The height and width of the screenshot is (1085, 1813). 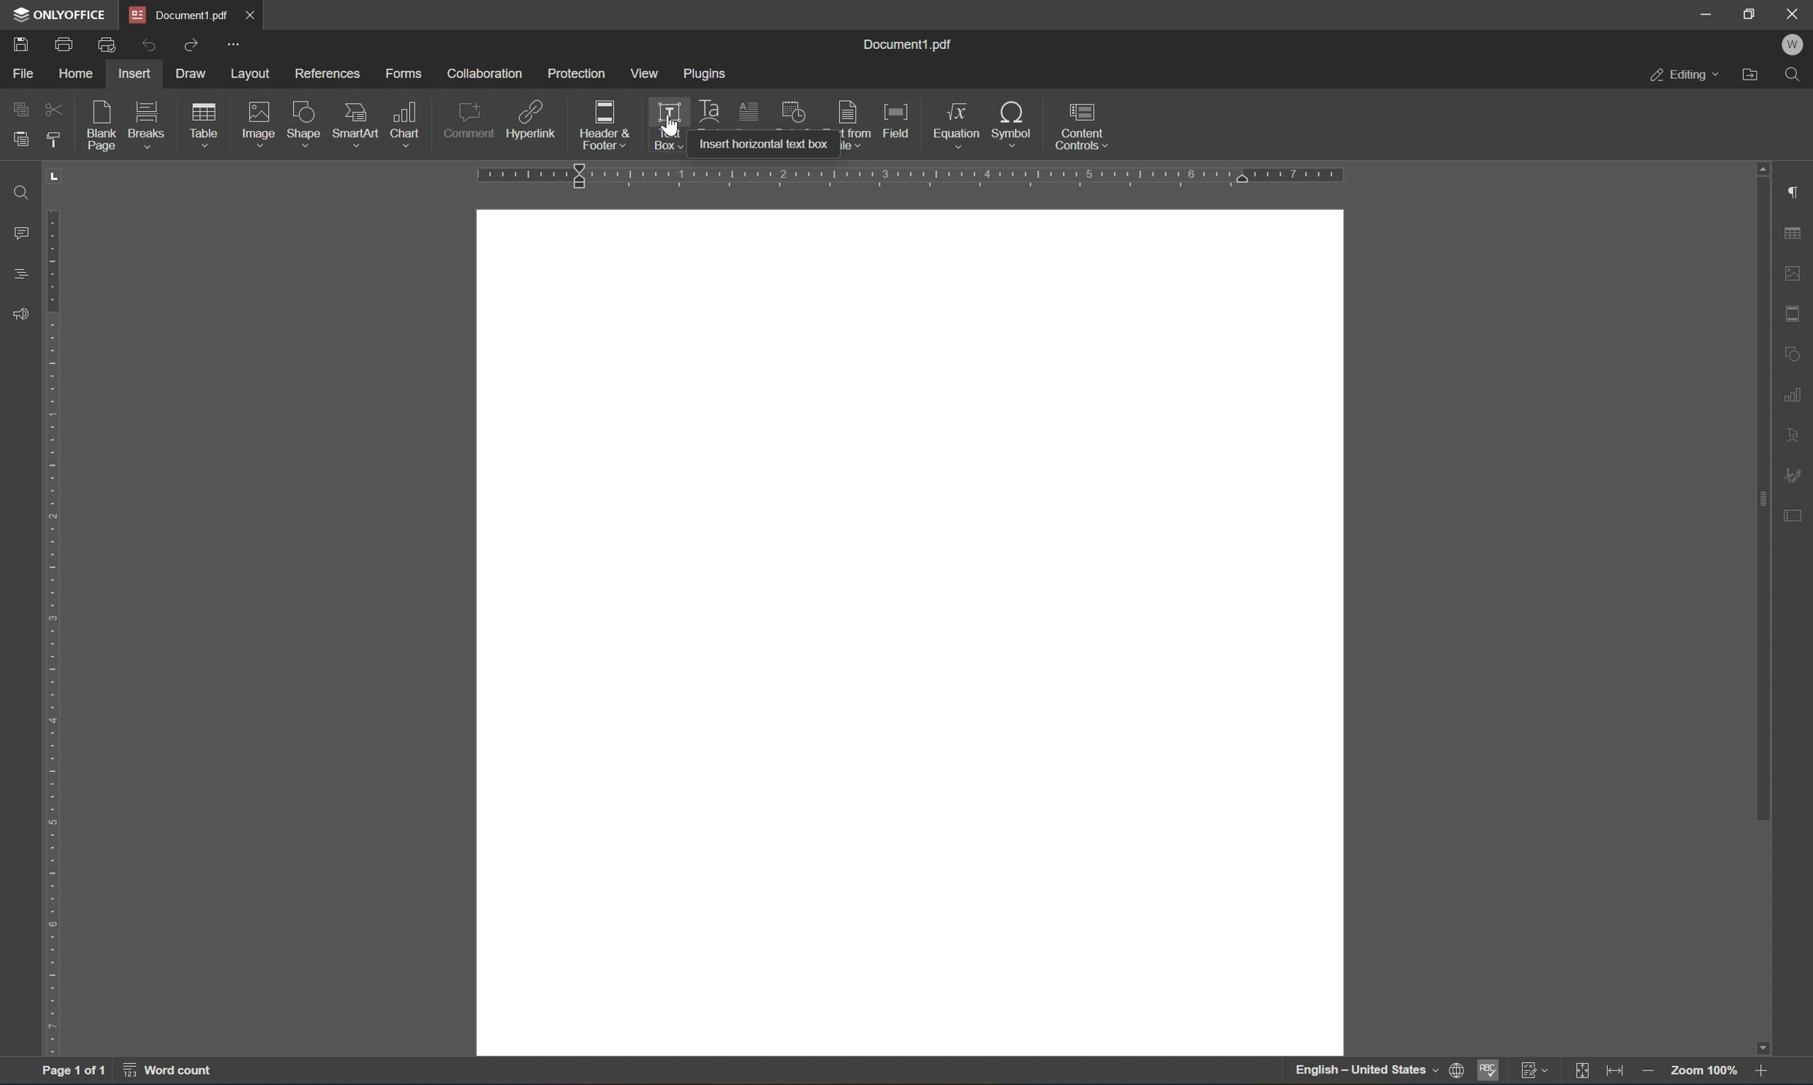 I want to click on fit to width , so click(x=1616, y=1073).